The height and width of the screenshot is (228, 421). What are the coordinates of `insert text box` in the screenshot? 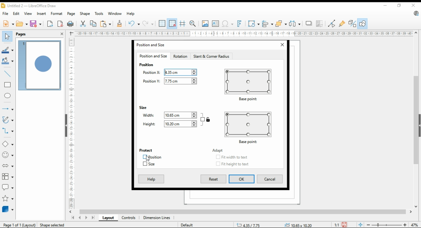 It's located at (215, 24).